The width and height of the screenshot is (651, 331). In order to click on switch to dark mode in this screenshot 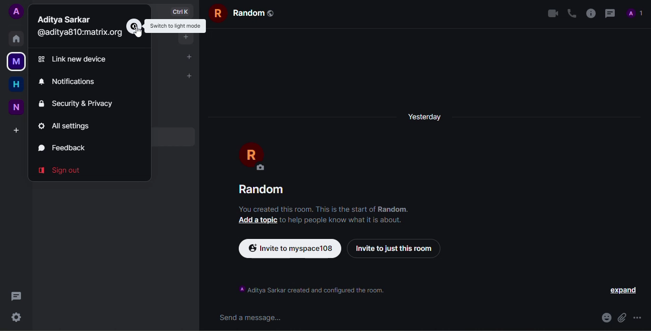, I will do `click(177, 25)`.